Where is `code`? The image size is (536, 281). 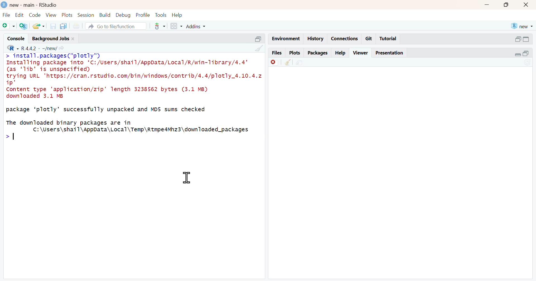 code is located at coordinates (34, 15).